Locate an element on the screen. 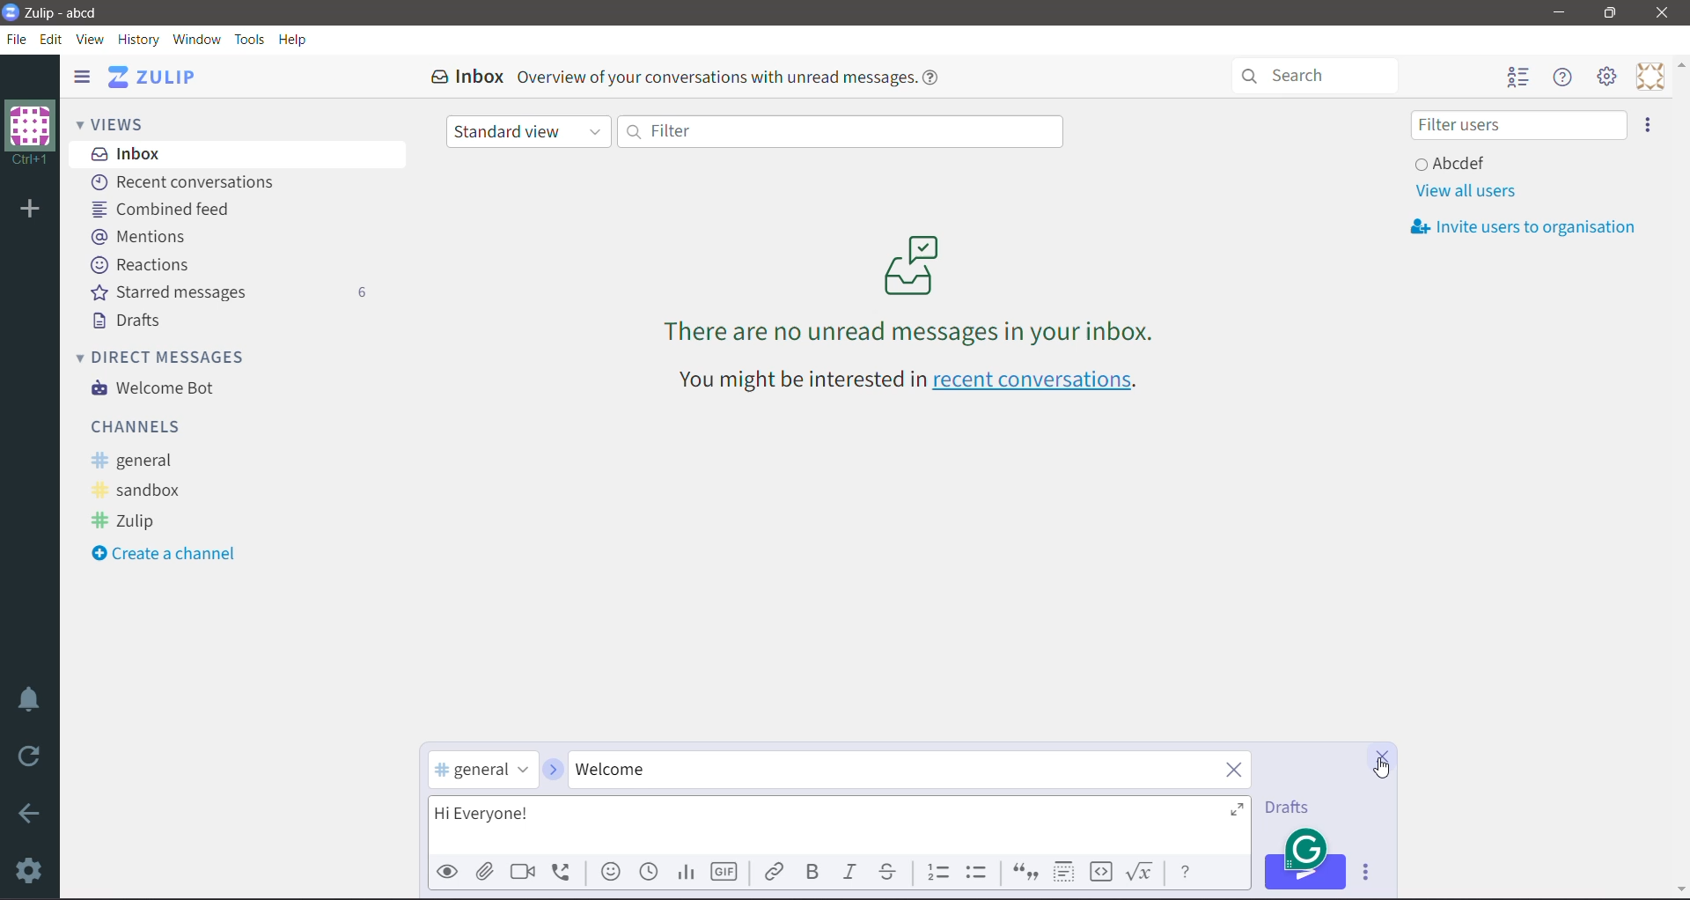 This screenshot has width=1690, height=900. Math is located at coordinates (1143, 872).